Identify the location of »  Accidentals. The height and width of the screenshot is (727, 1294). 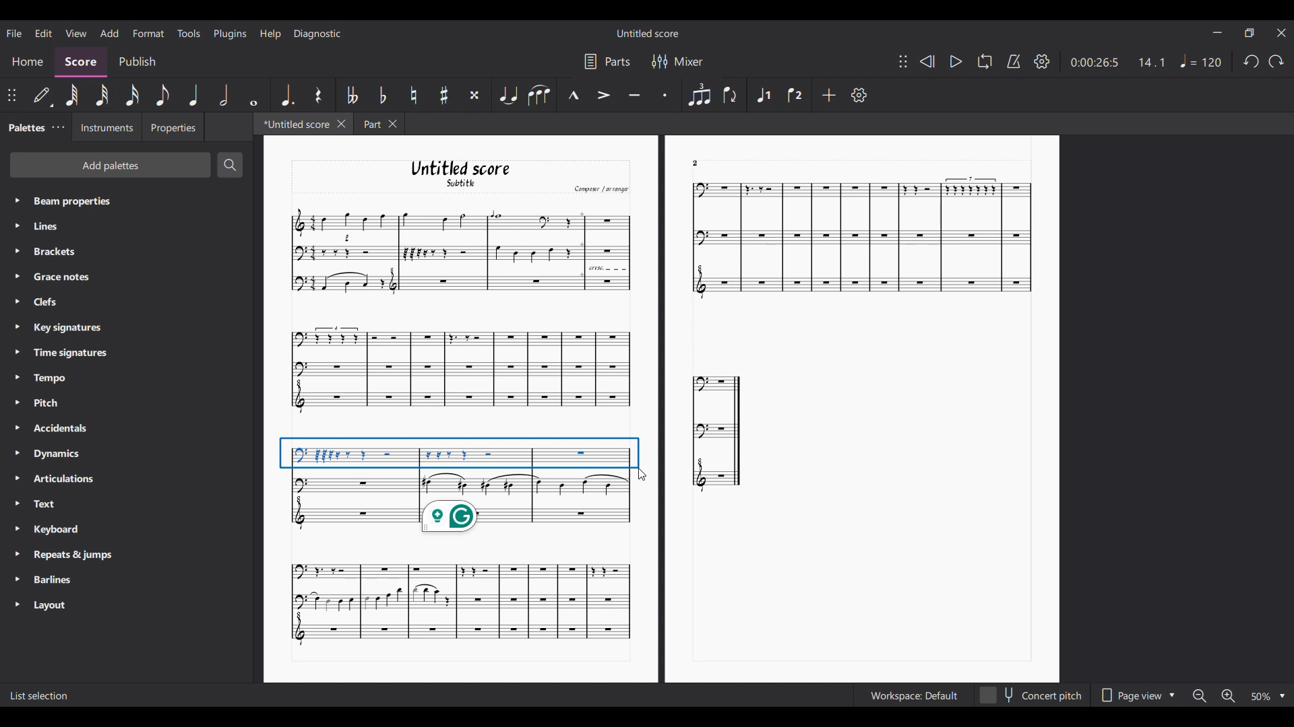
(56, 431).